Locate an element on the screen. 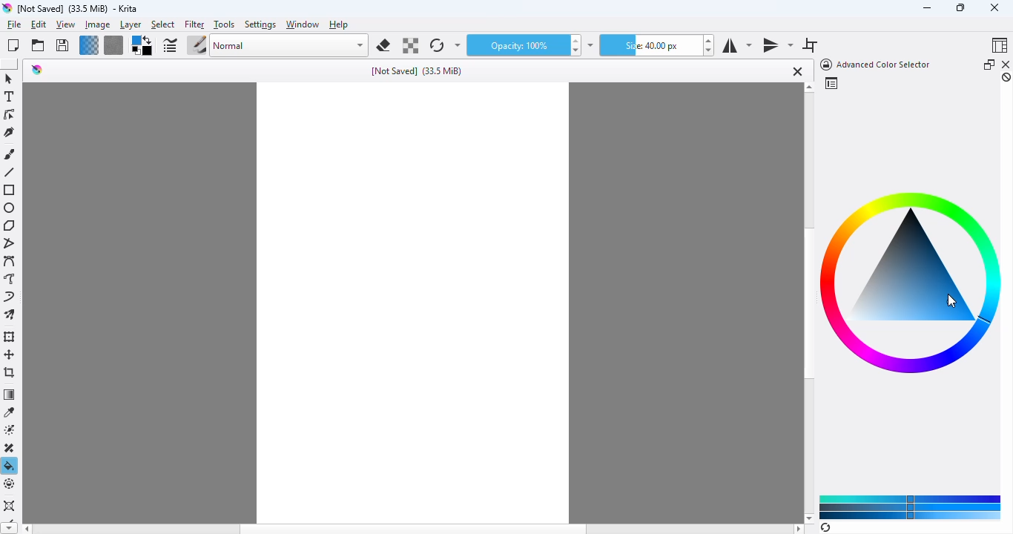  float docker is located at coordinates (989, 64).